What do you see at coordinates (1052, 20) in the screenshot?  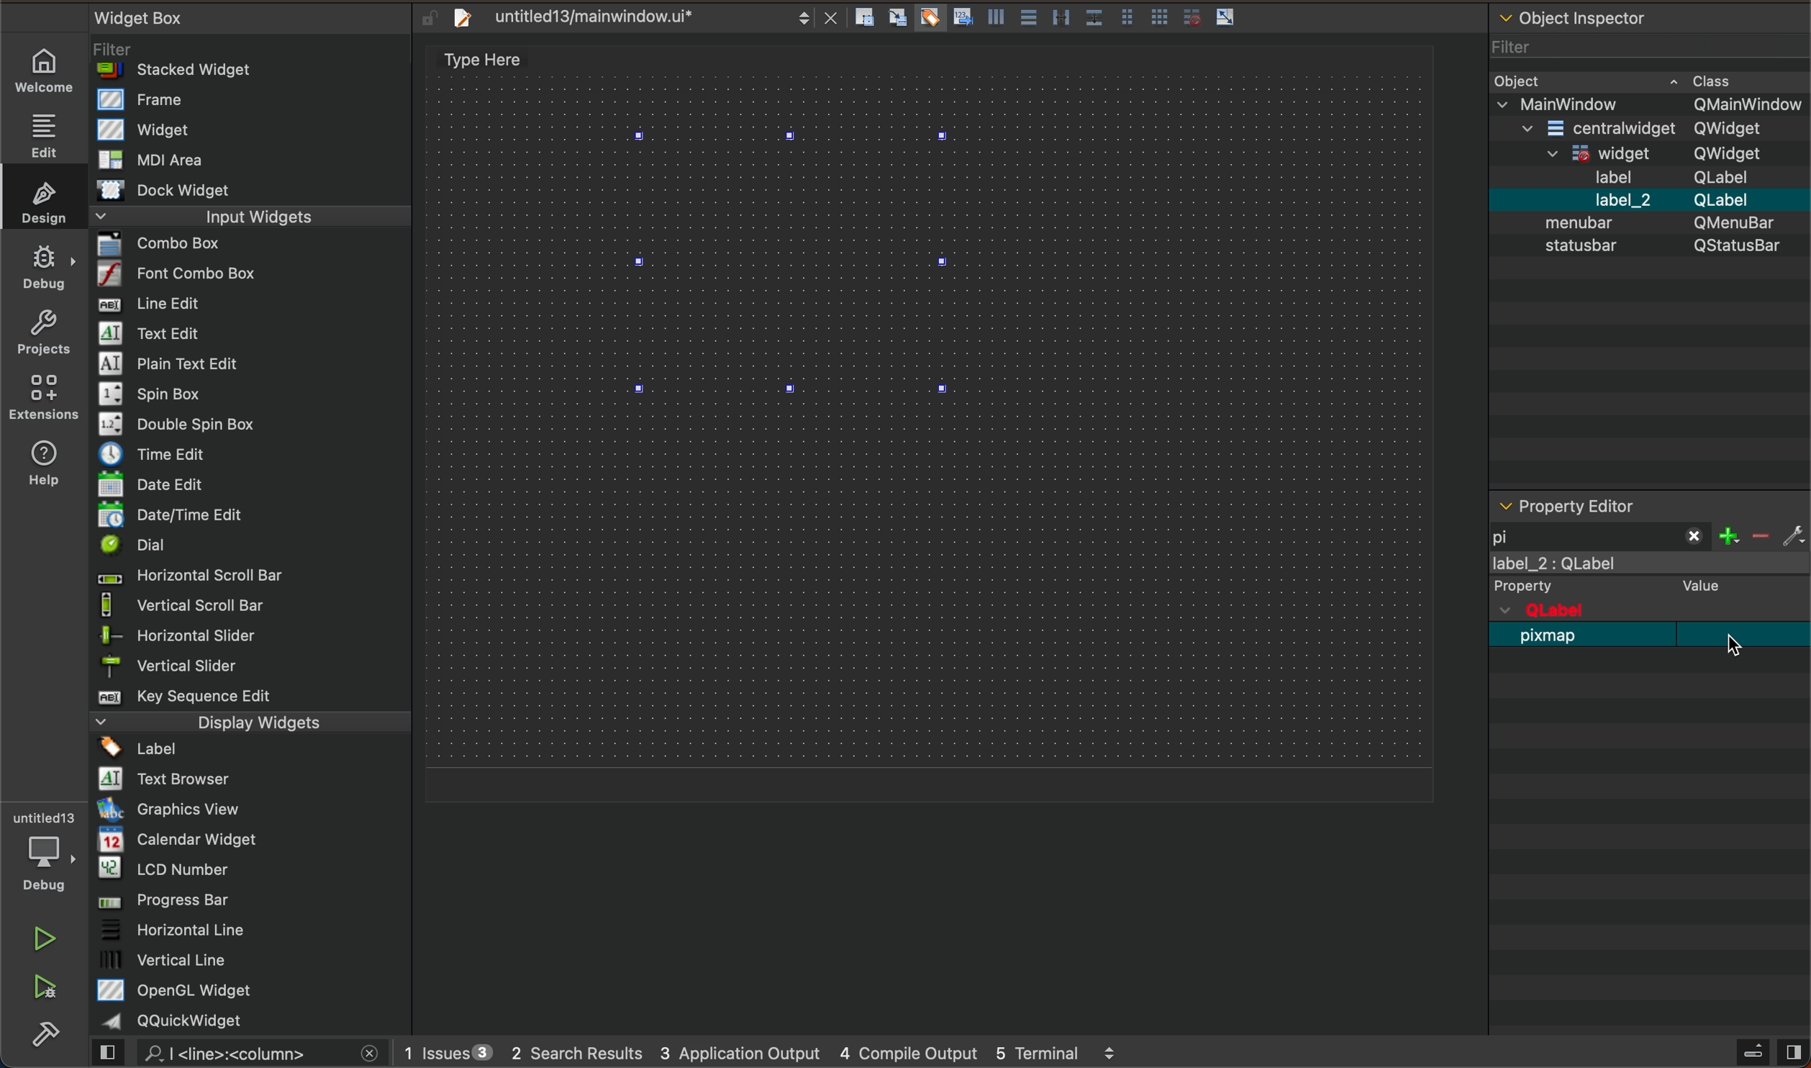 I see `layout actions` at bounding box center [1052, 20].